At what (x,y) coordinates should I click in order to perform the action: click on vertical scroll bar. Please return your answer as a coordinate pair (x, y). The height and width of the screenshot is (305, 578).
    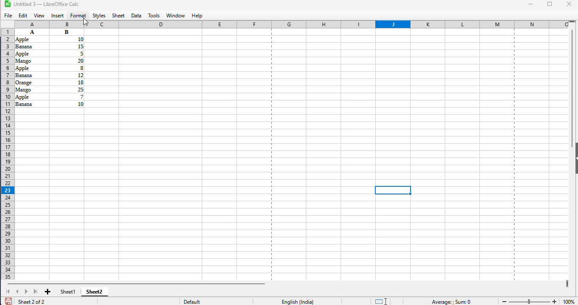
    Looking at the image, I should click on (572, 89).